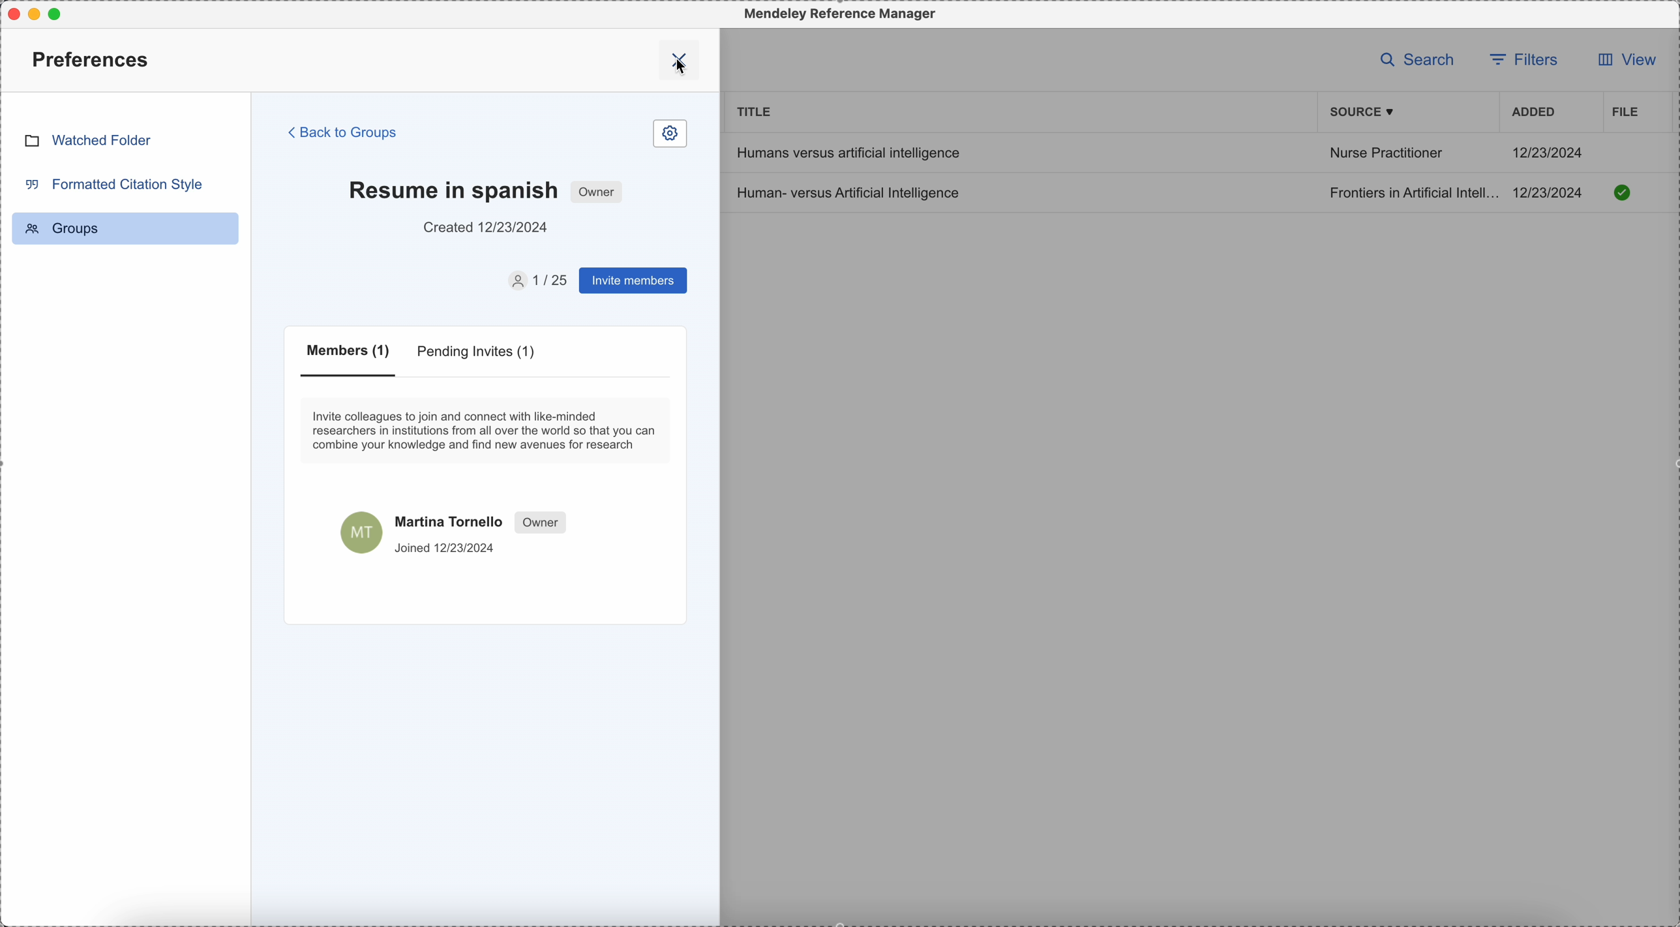  Describe the element at coordinates (1418, 59) in the screenshot. I see `search` at that location.